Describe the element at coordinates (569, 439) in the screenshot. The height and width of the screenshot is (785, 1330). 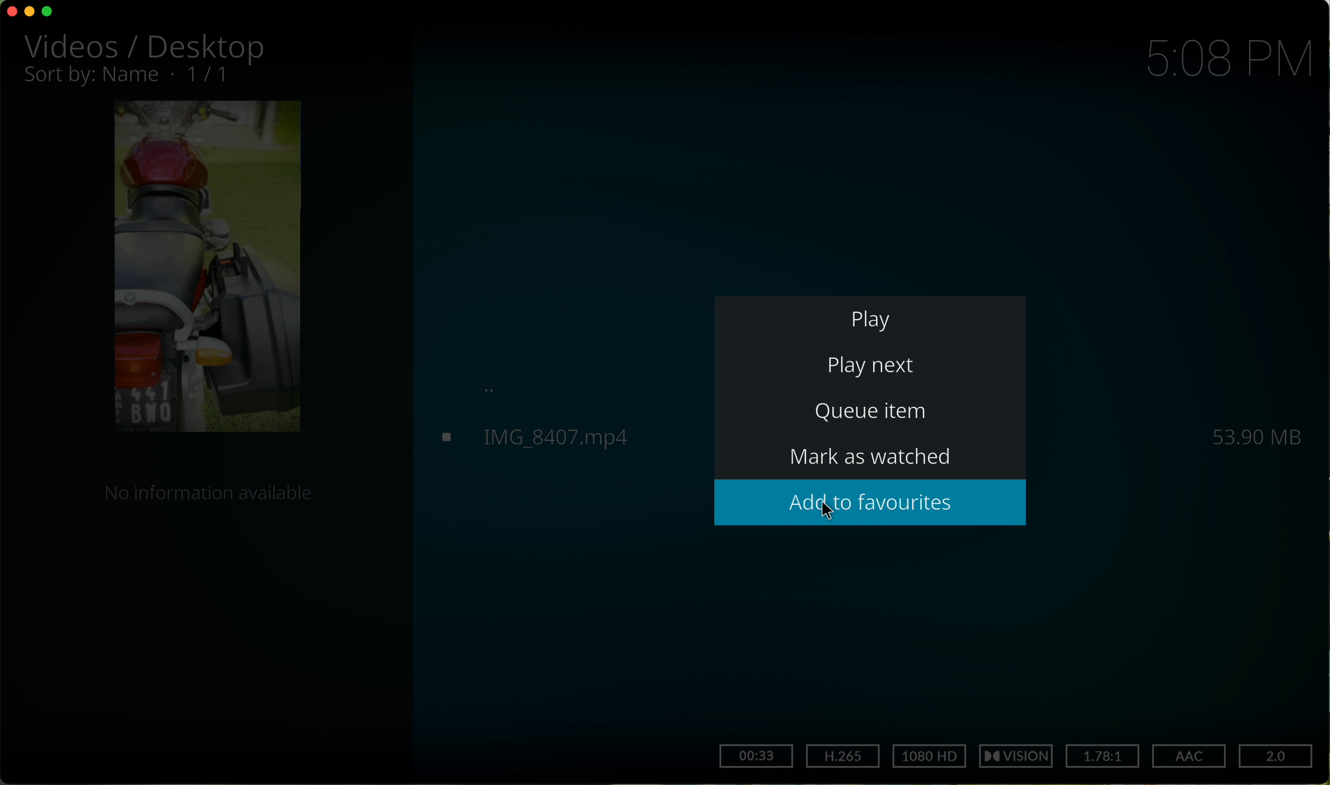
I see `click on video` at that location.